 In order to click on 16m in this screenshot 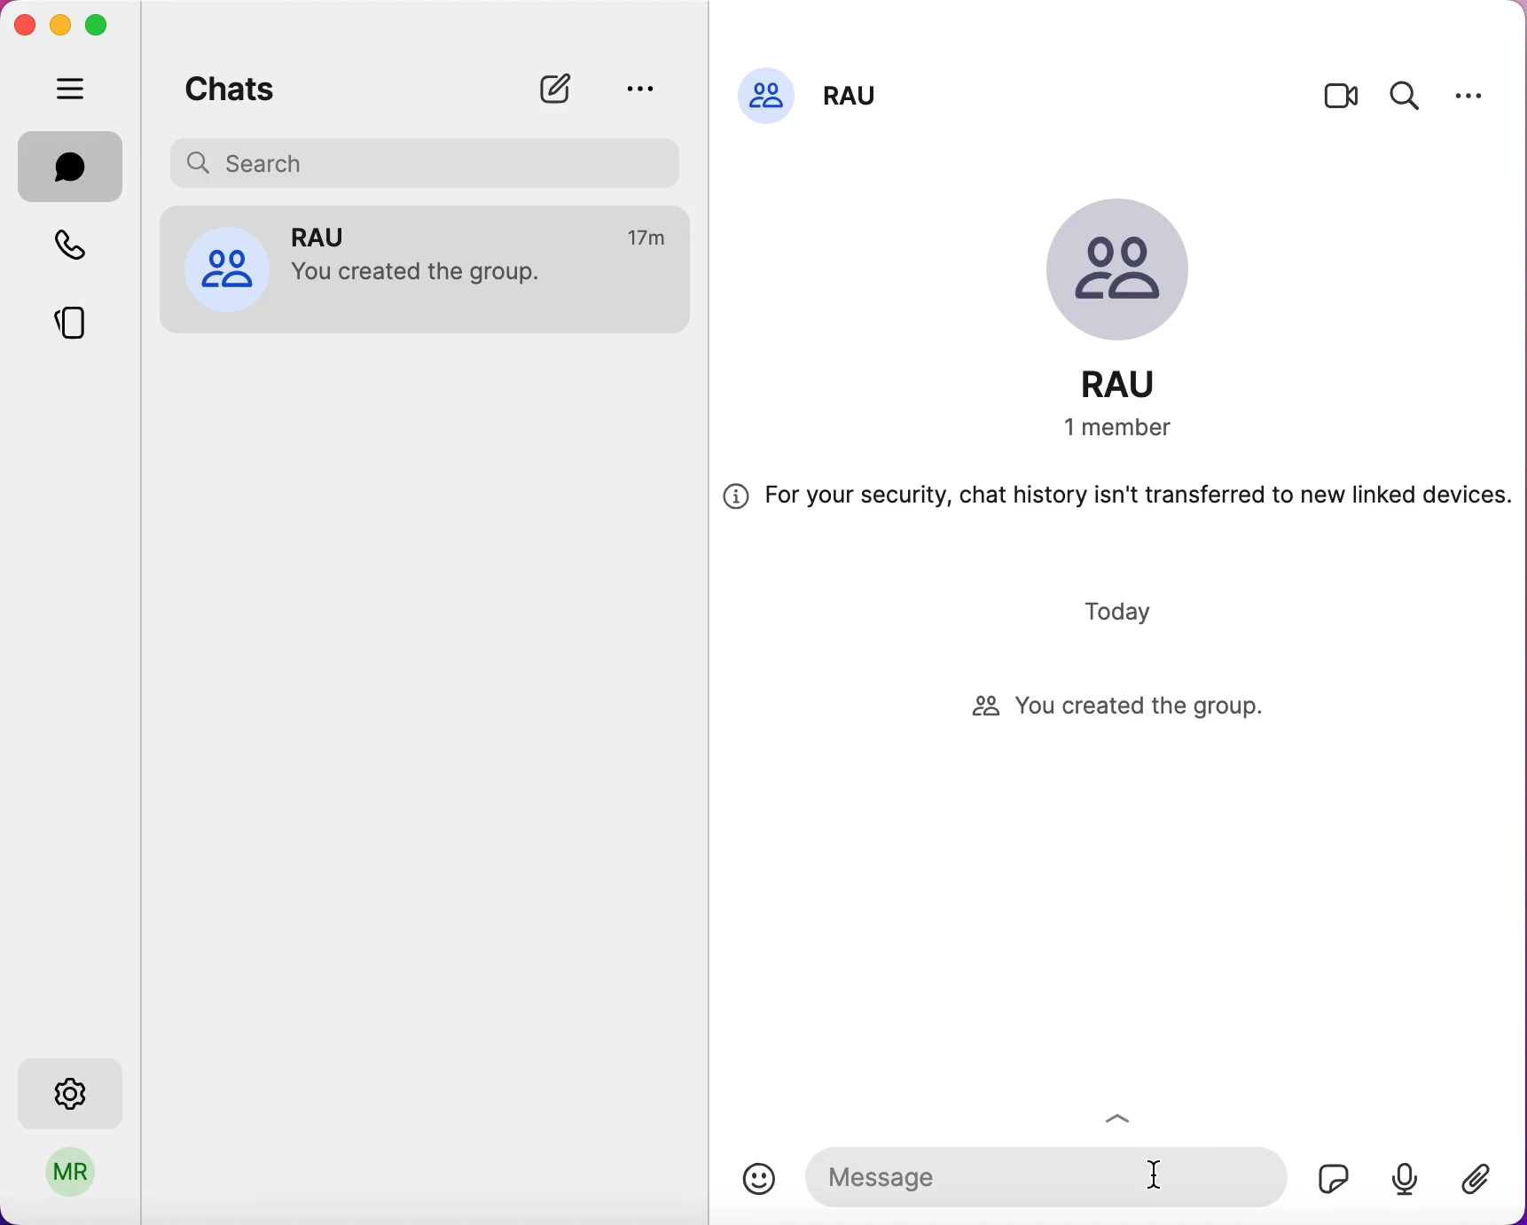, I will do `click(649, 238)`.